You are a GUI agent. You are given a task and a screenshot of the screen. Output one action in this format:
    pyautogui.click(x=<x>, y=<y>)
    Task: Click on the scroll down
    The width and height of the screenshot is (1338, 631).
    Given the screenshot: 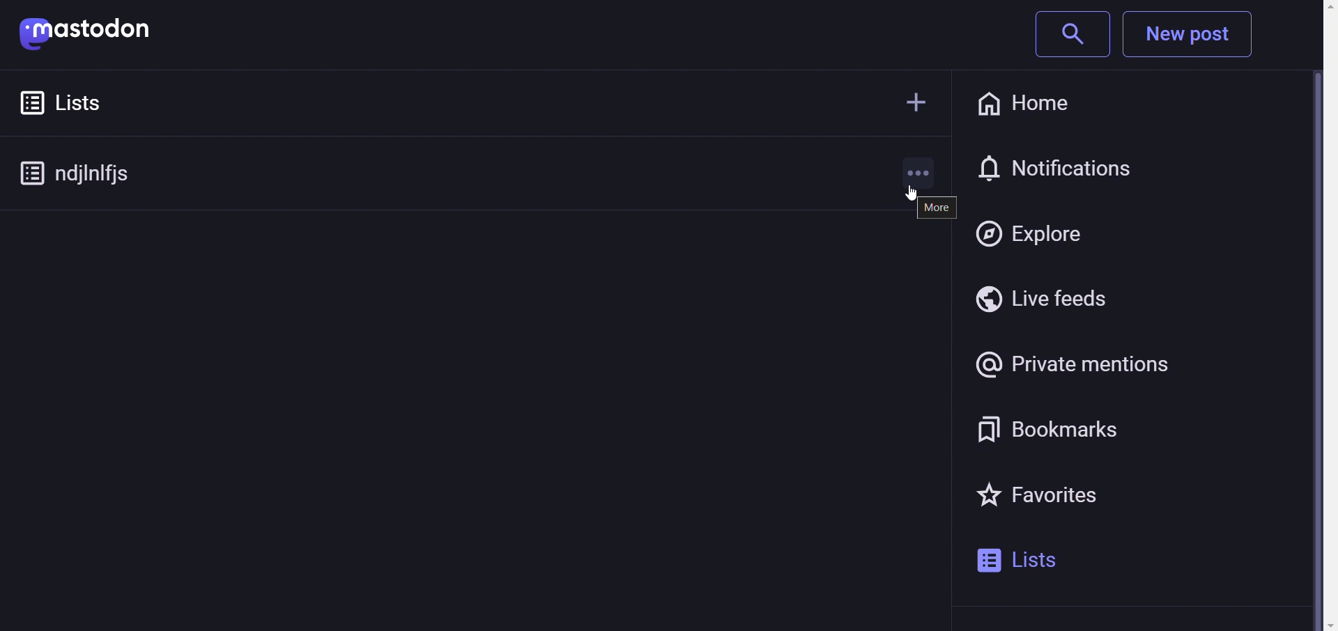 What is the action you would take?
    pyautogui.click(x=1314, y=624)
    